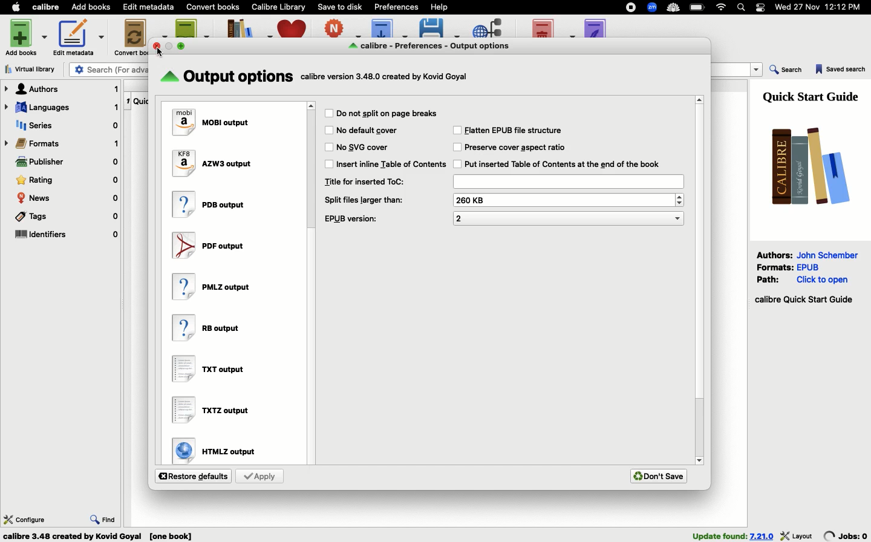 The image size is (871, 542). I want to click on Identifiers, so click(67, 235).